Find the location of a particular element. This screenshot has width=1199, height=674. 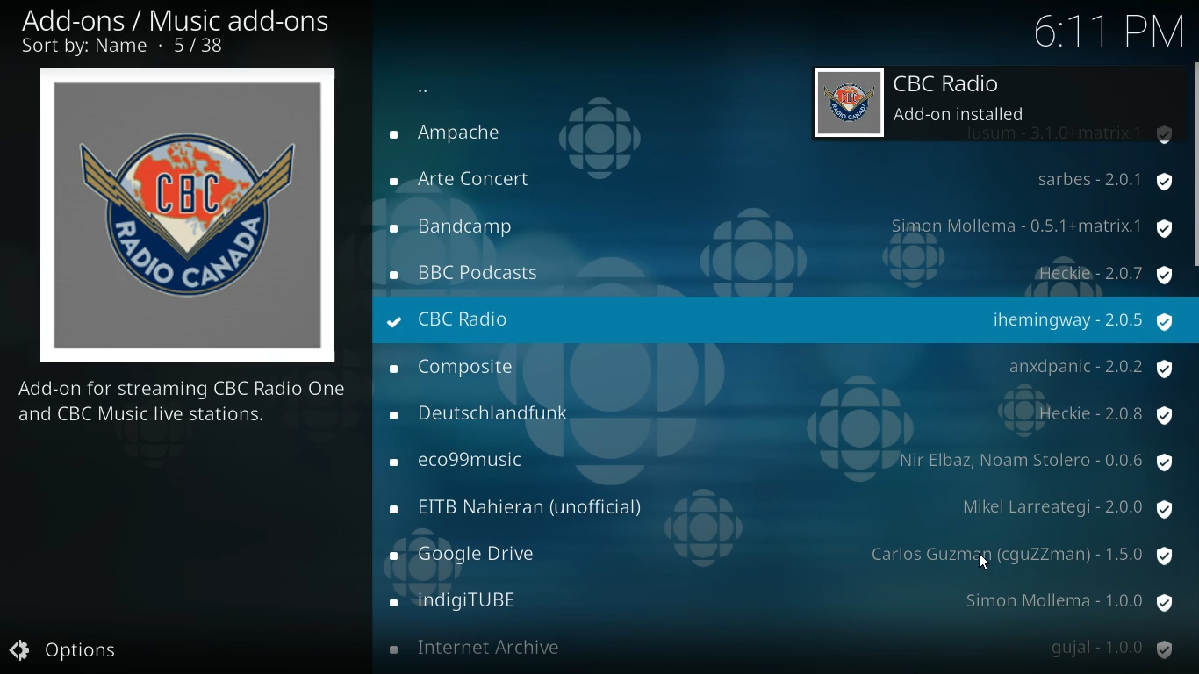

radio name is located at coordinates (469, 319).